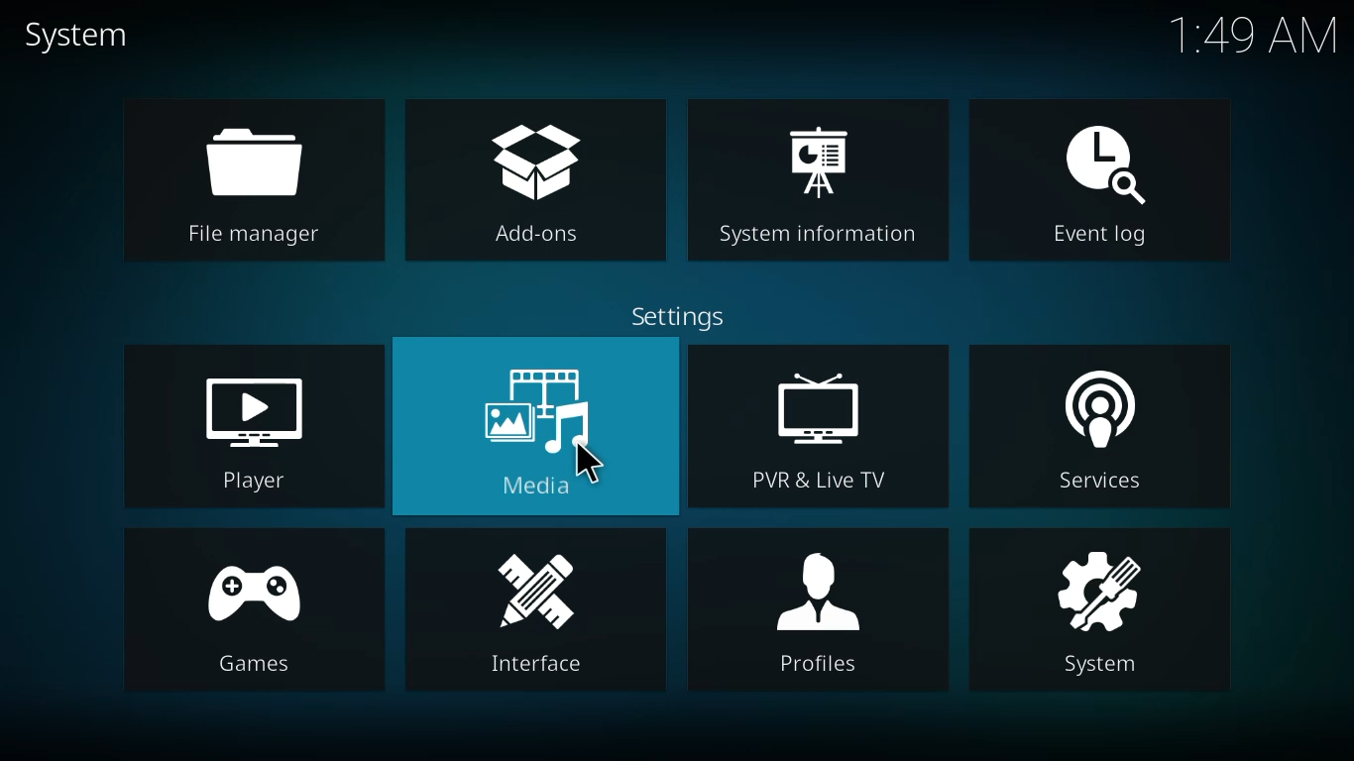 The image size is (1354, 761). I want to click on pvr & live tv, so click(817, 428).